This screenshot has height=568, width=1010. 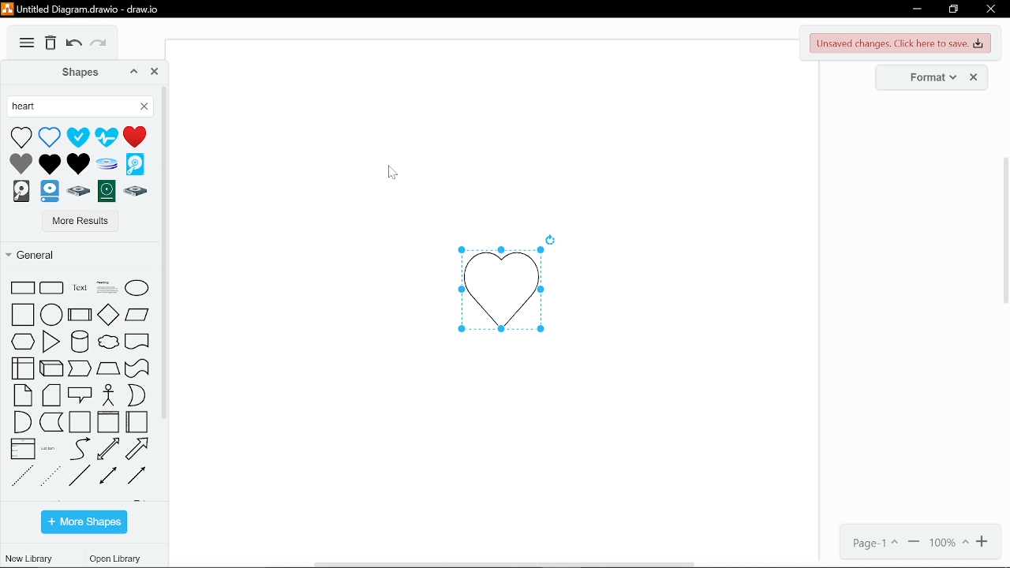 I want to click on tape, so click(x=138, y=368).